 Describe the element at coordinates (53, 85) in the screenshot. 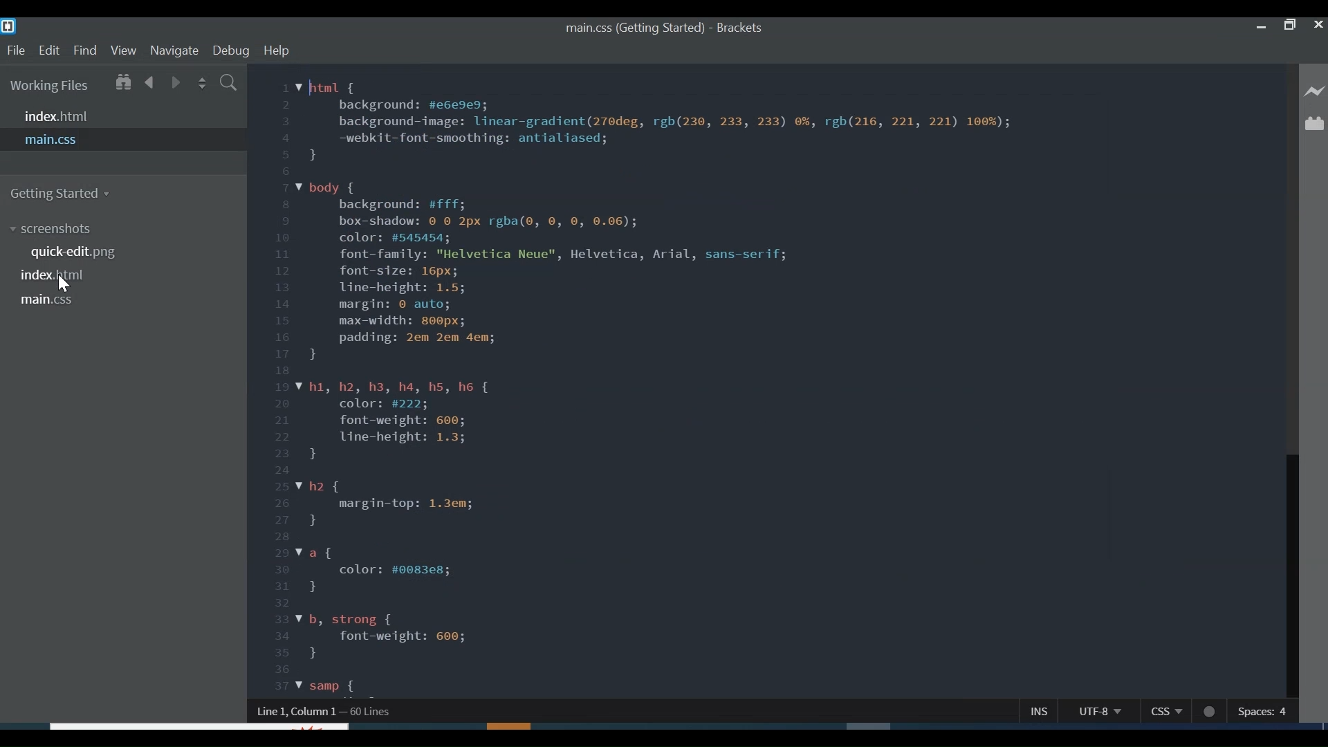

I see `Working Files` at that location.